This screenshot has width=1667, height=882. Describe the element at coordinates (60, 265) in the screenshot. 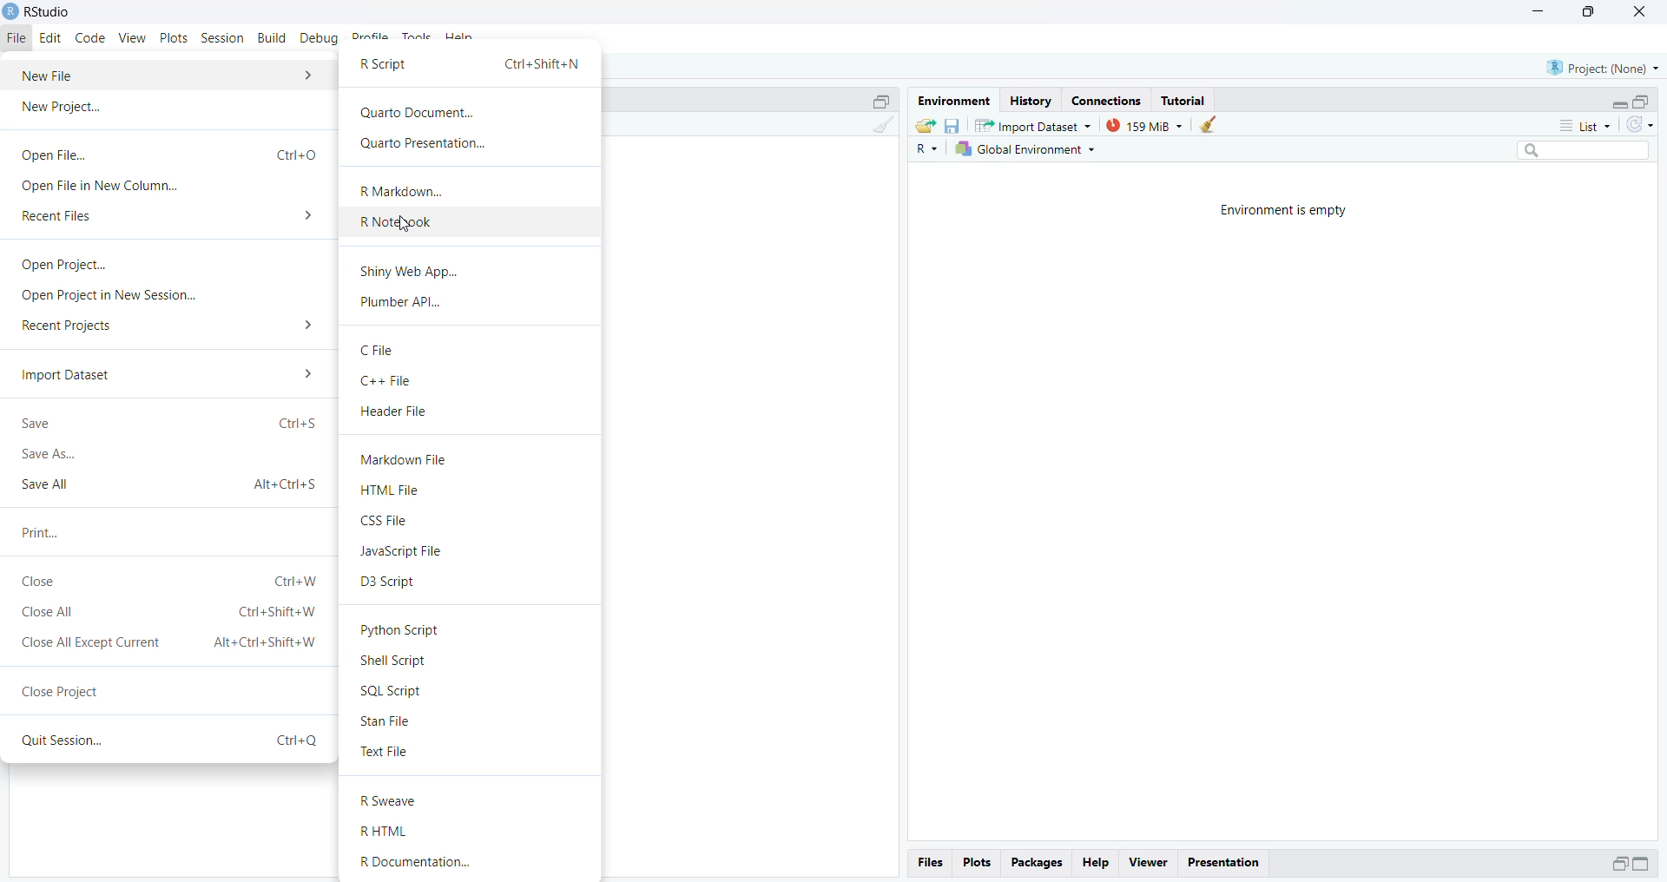

I see `Open Project...` at that location.